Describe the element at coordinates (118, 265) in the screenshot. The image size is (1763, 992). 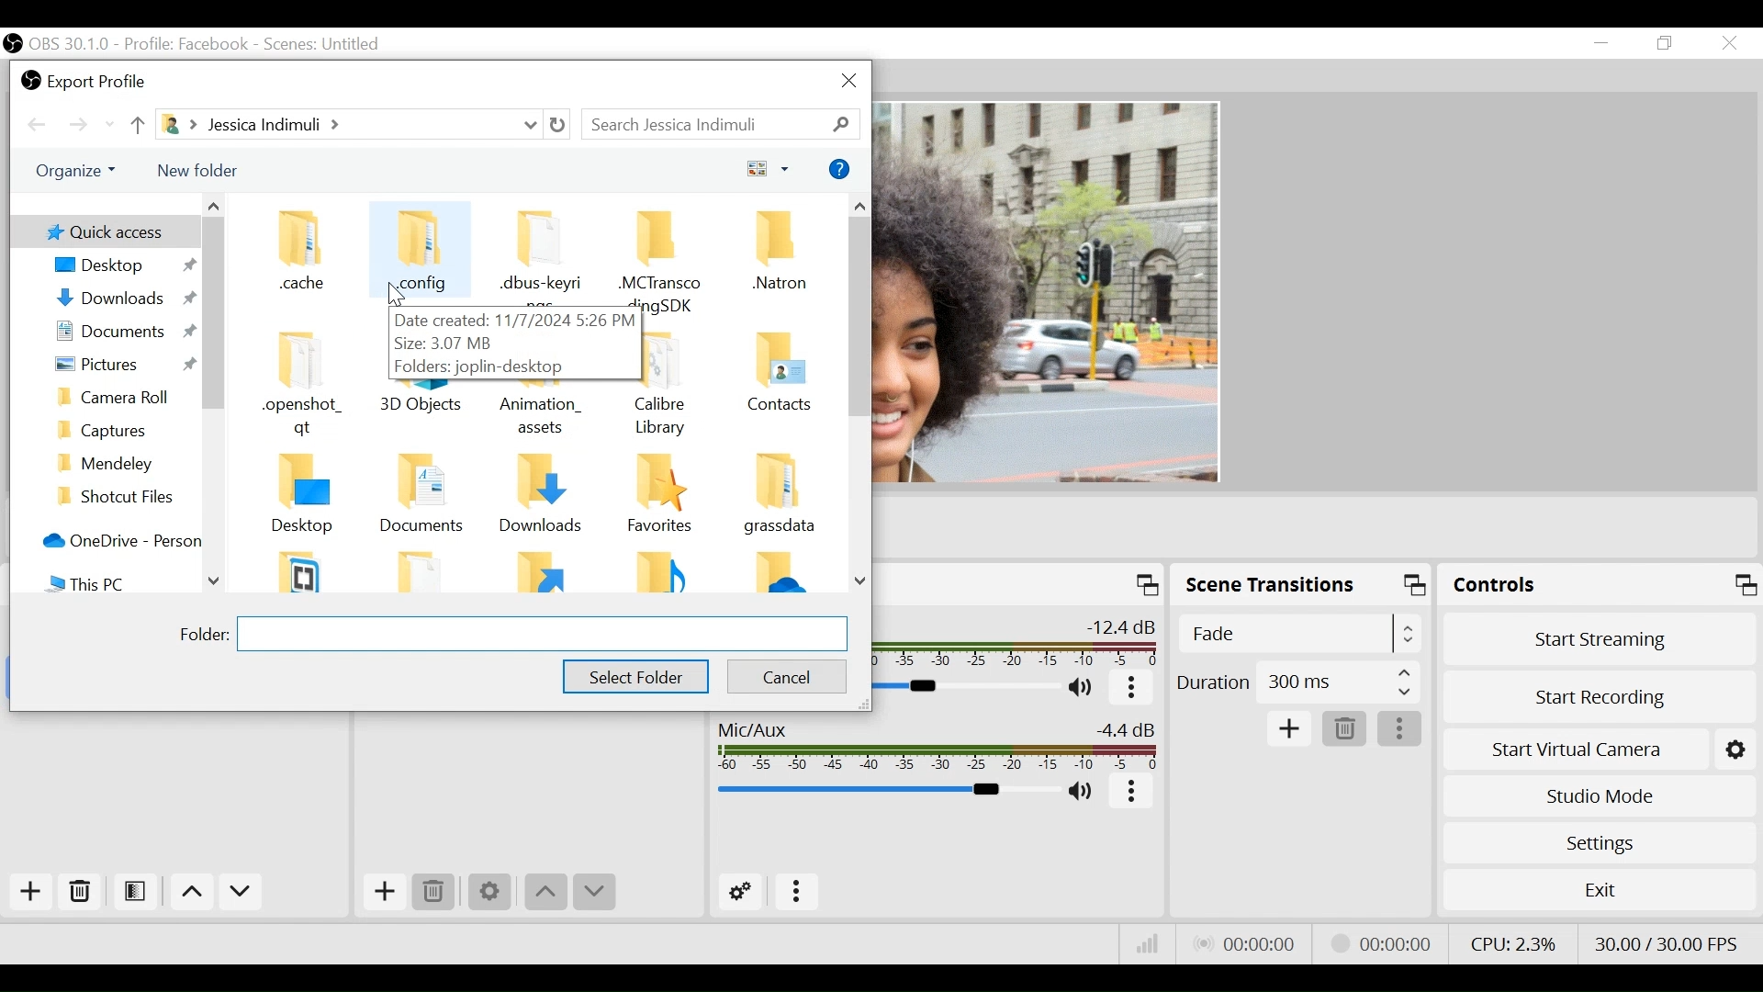
I see `Desktop` at that location.